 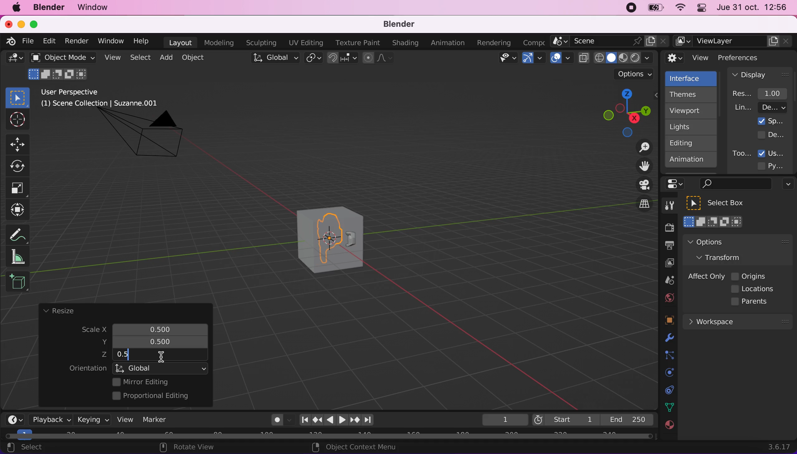 I want to click on mirror editing, so click(x=158, y=382).